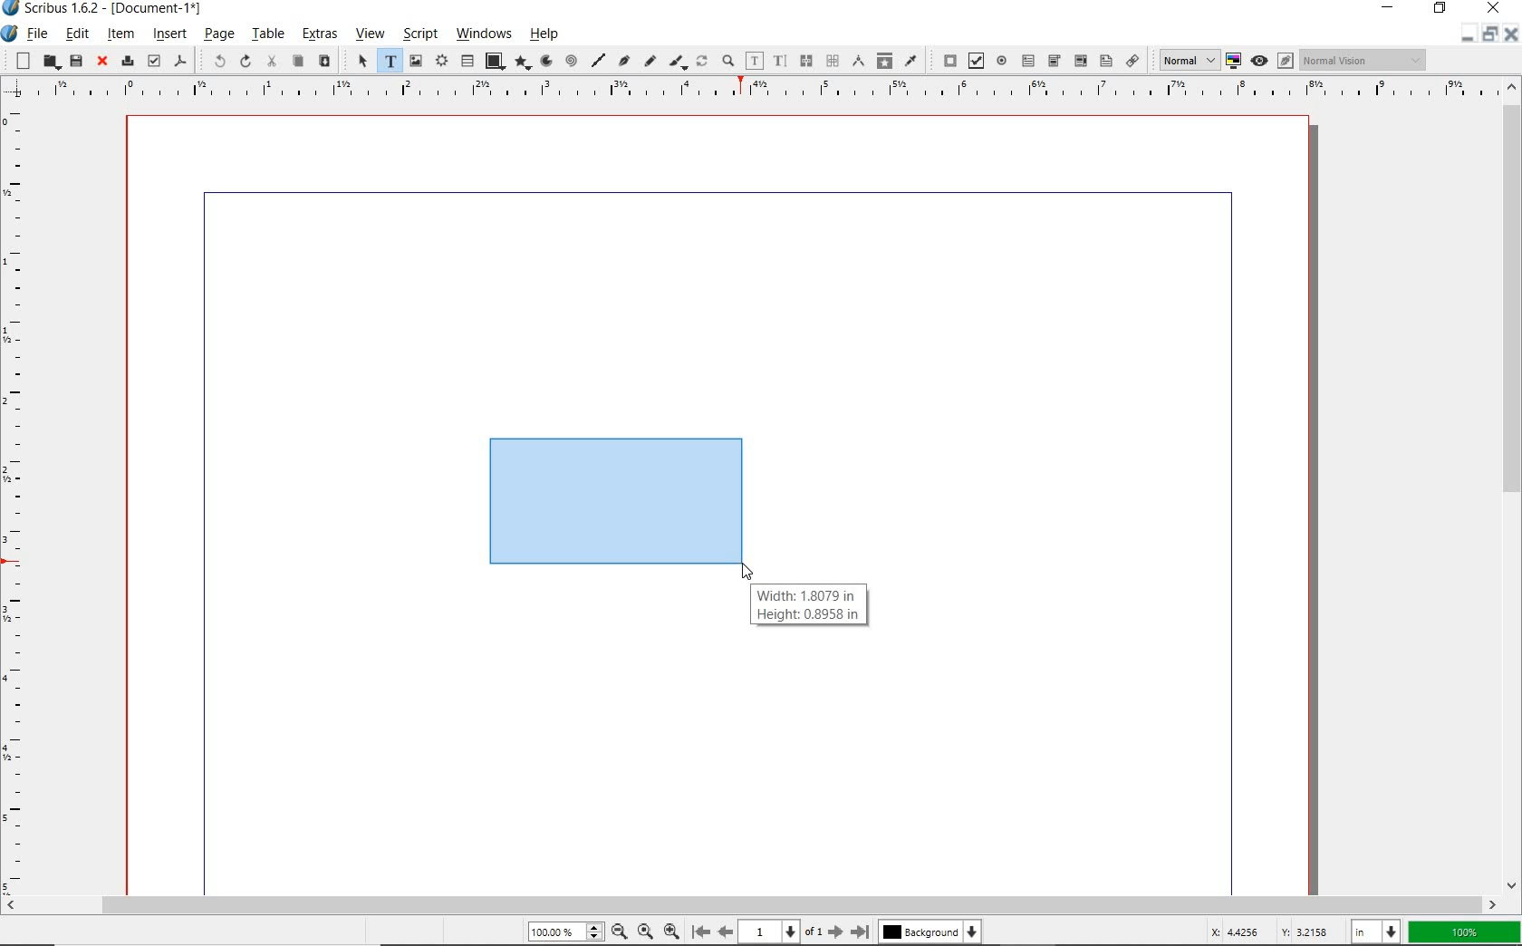 Image resolution: width=1522 pixels, height=946 pixels. Describe the element at coordinates (1079, 61) in the screenshot. I see `pdf combo box` at that location.